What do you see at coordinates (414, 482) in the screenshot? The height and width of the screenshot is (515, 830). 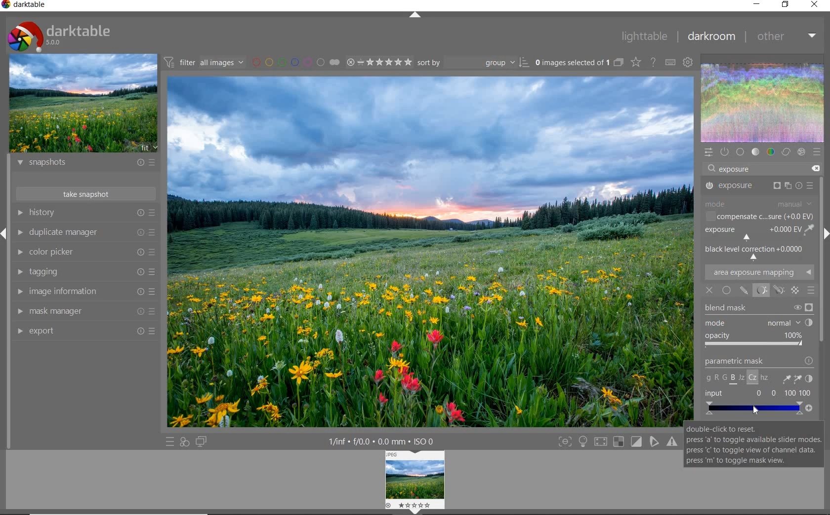 I see `image preview` at bounding box center [414, 482].